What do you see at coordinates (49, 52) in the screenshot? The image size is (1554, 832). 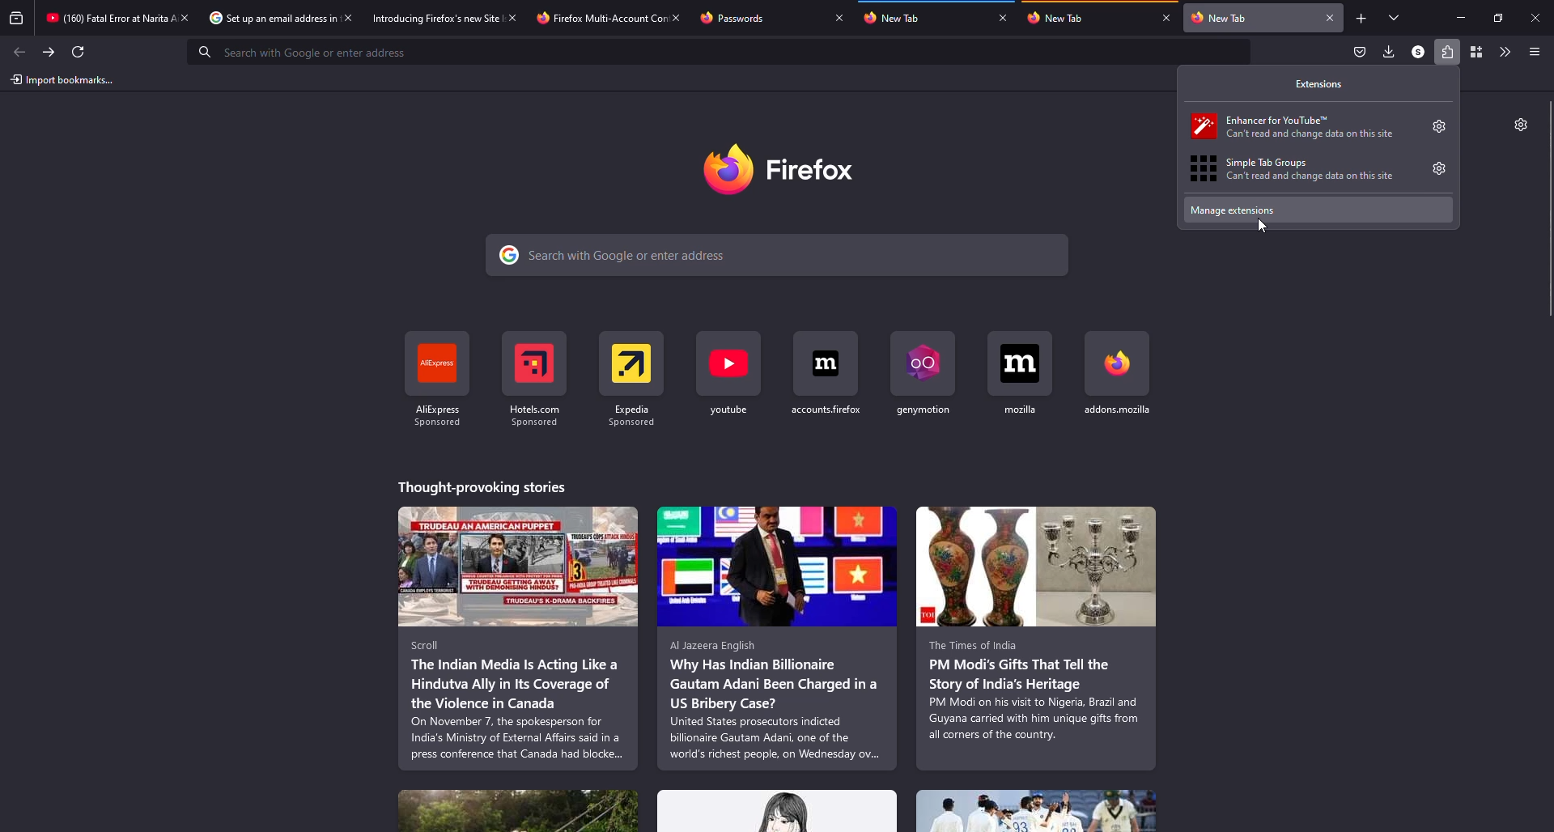 I see `forward` at bounding box center [49, 52].